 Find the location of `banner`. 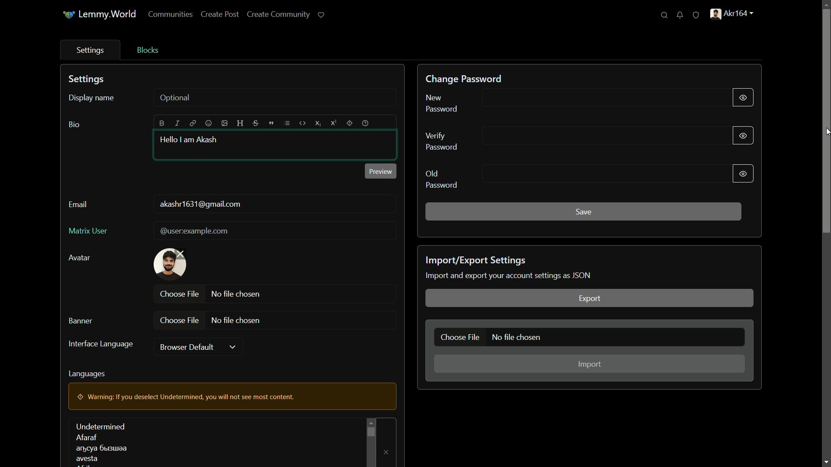

banner is located at coordinates (80, 321).